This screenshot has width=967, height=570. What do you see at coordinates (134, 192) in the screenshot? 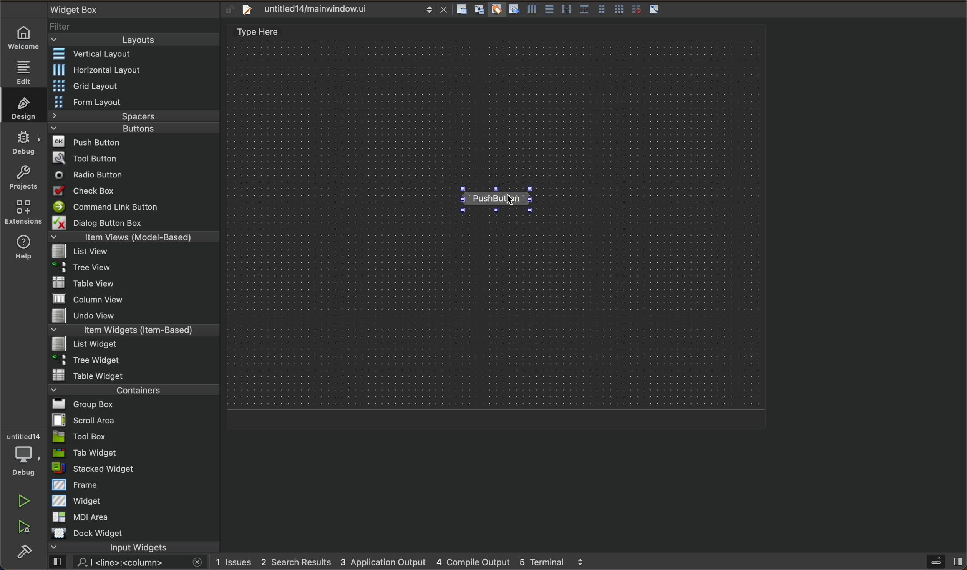
I see `checkbox` at bounding box center [134, 192].